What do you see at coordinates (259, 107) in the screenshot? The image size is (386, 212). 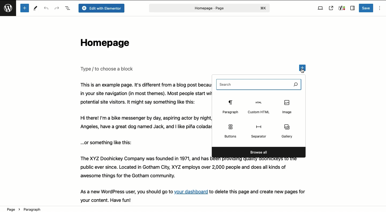 I see `Custom HTML` at bounding box center [259, 107].